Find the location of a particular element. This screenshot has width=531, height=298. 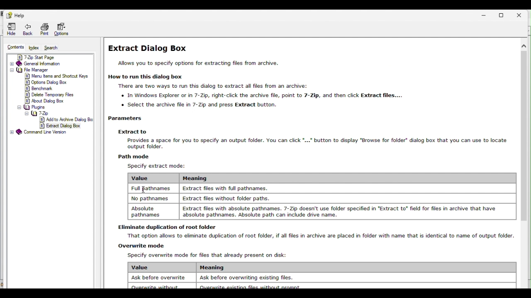

overwrite model is located at coordinates (141, 245).